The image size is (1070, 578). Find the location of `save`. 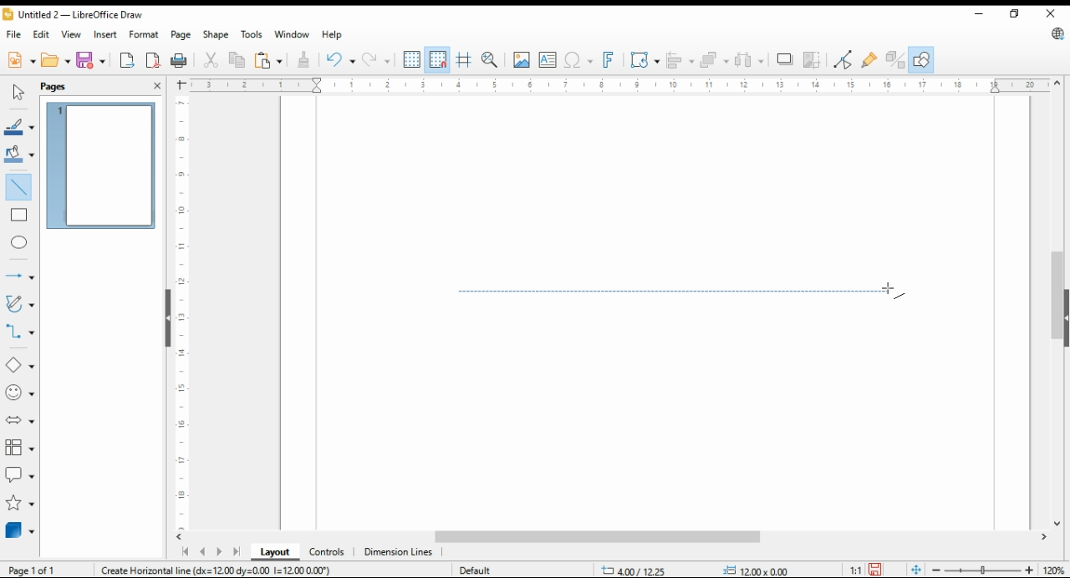

save is located at coordinates (89, 59).